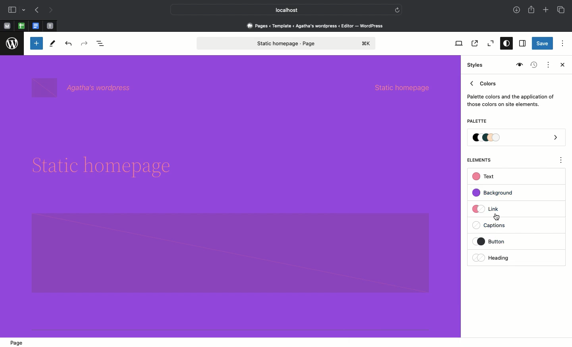  What do you see at coordinates (402, 88) in the screenshot?
I see `Static homepage` at bounding box center [402, 88].